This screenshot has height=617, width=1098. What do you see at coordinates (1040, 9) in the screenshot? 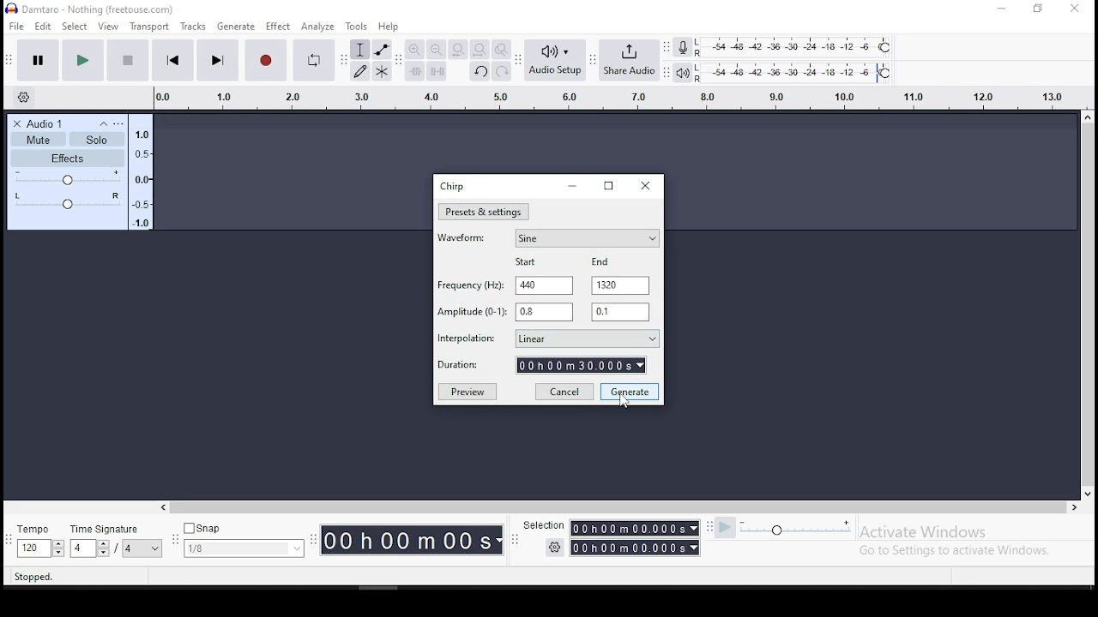
I see `restore` at bounding box center [1040, 9].